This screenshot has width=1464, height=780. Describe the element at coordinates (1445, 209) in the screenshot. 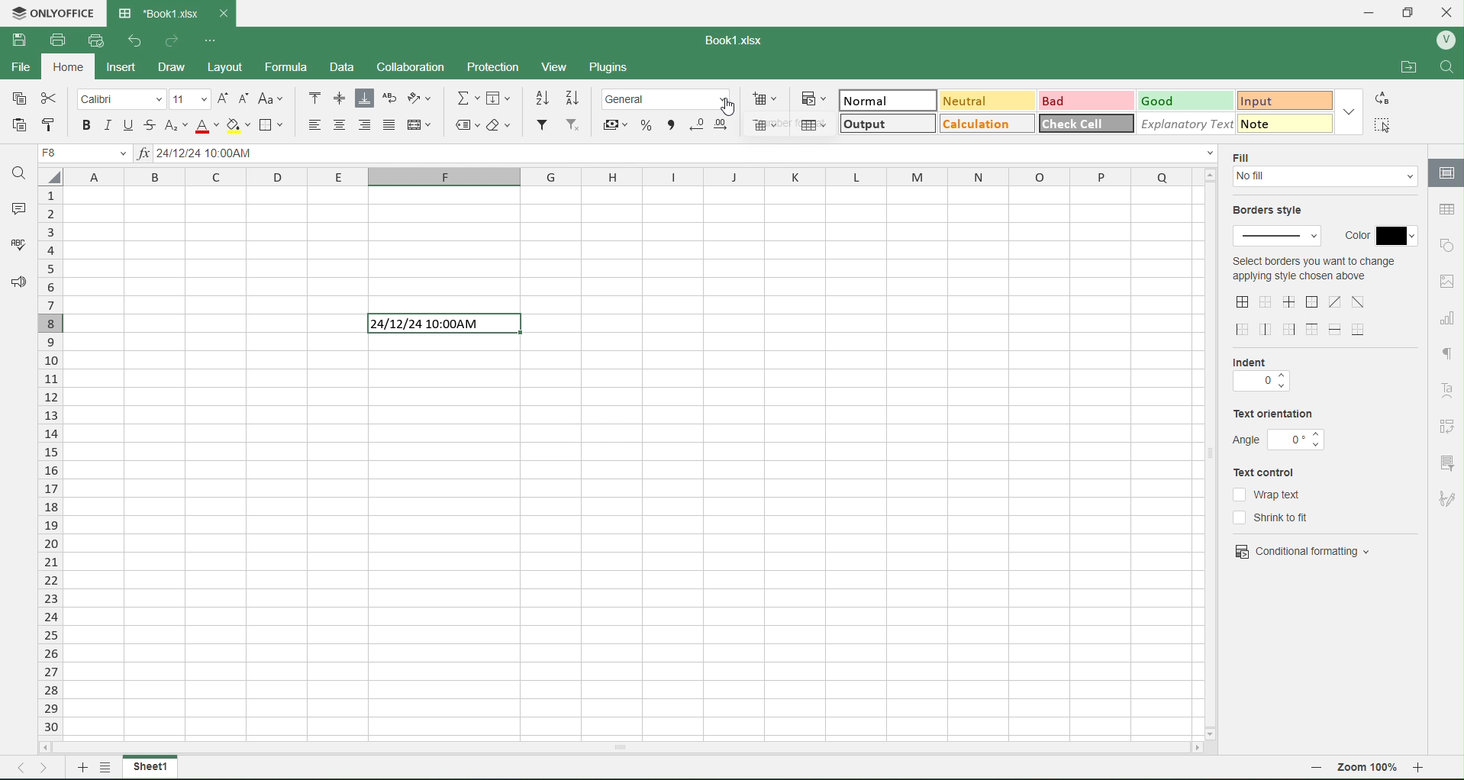

I see `table` at that location.